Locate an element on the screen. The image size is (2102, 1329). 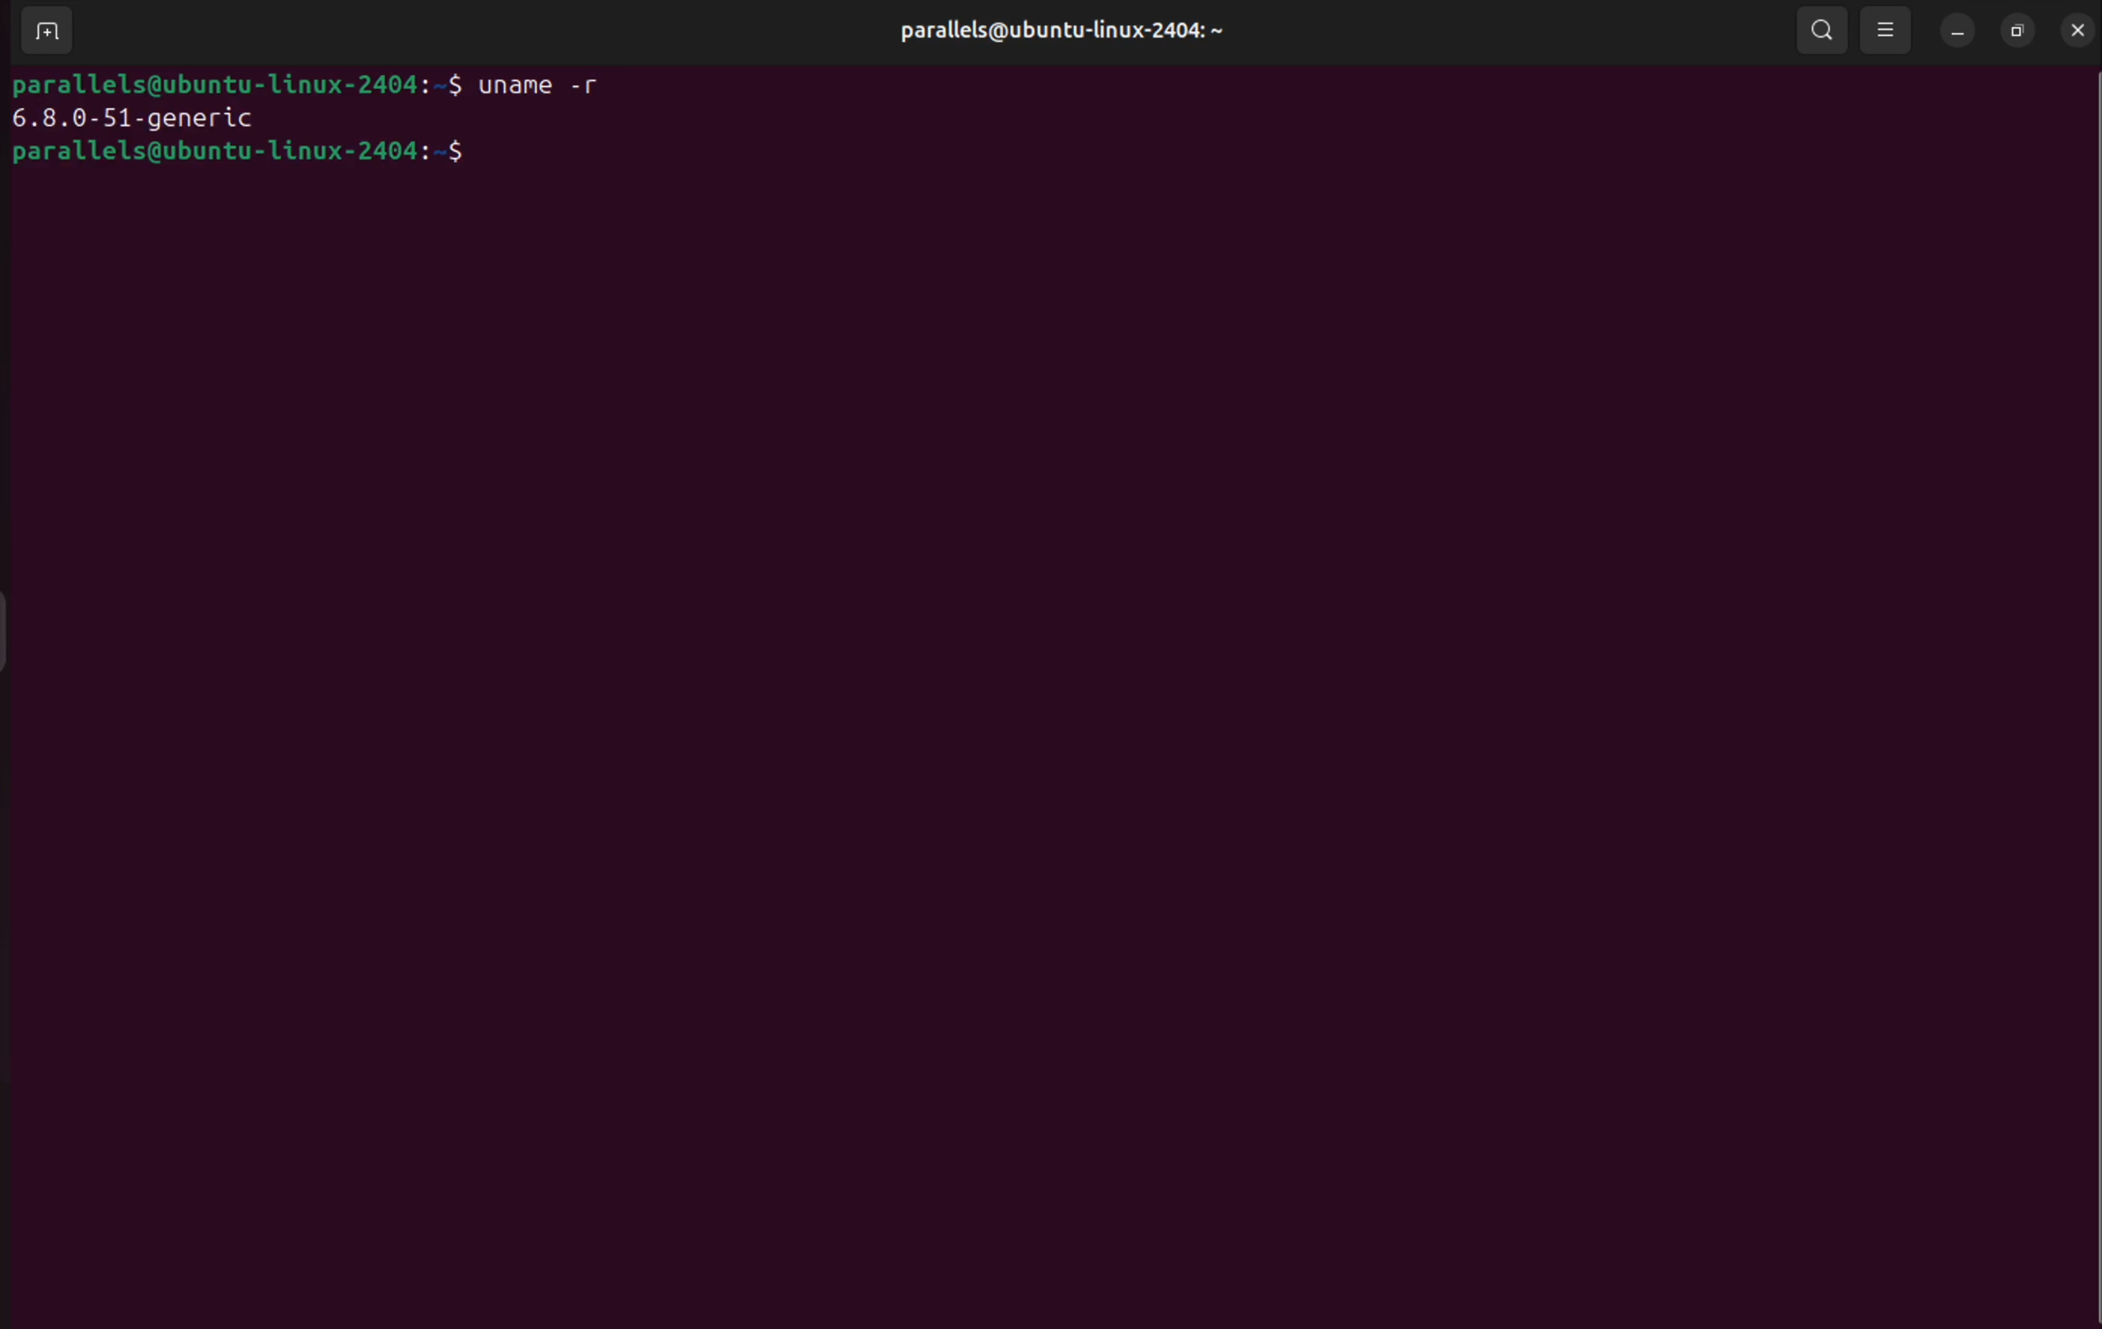
parallels@ubuntu-linux-2404: ~ is located at coordinates (1045, 29).